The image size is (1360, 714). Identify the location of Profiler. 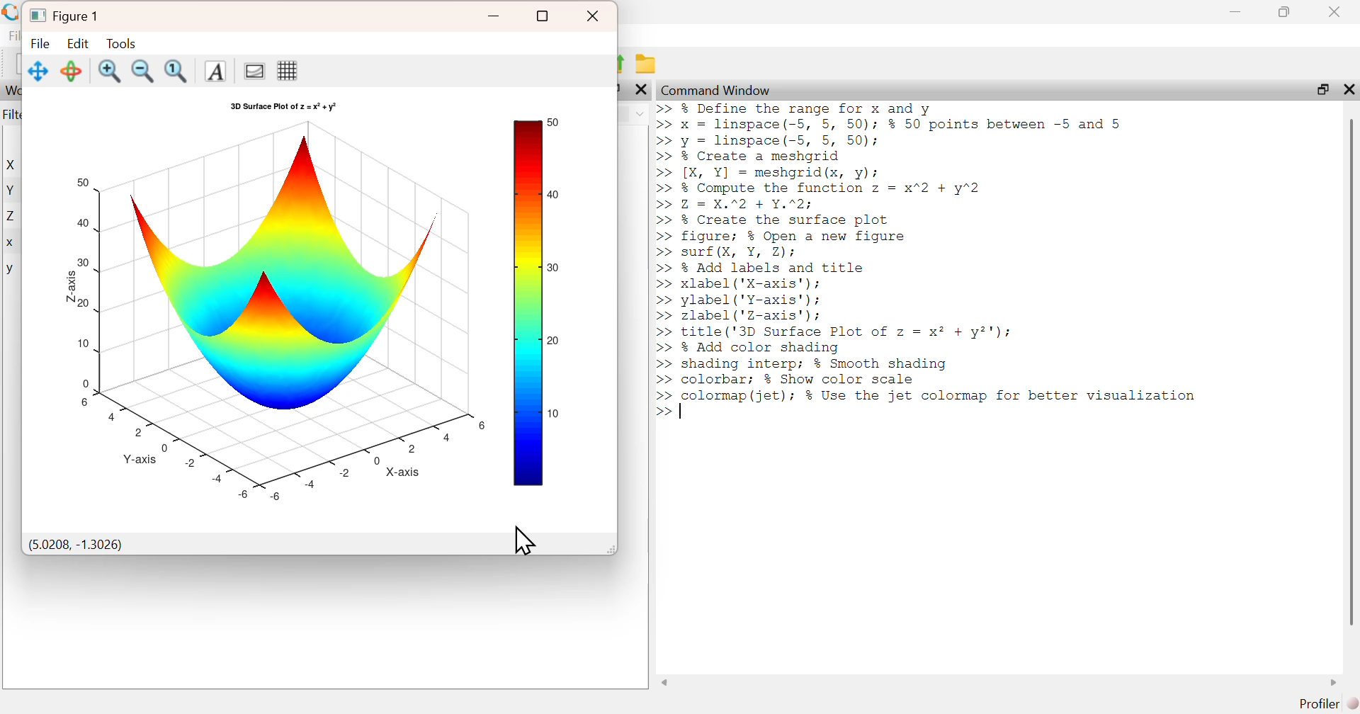
(1328, 704).